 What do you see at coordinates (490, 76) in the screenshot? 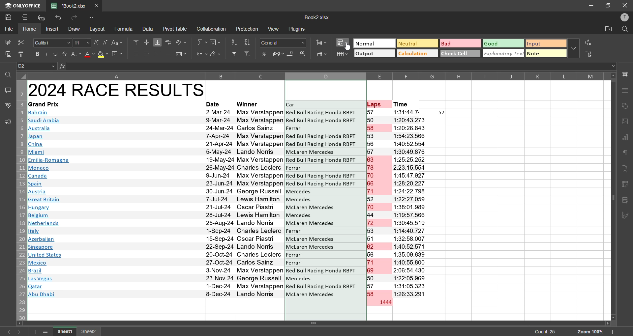
I see `column names` at bounding box center [490, 76].